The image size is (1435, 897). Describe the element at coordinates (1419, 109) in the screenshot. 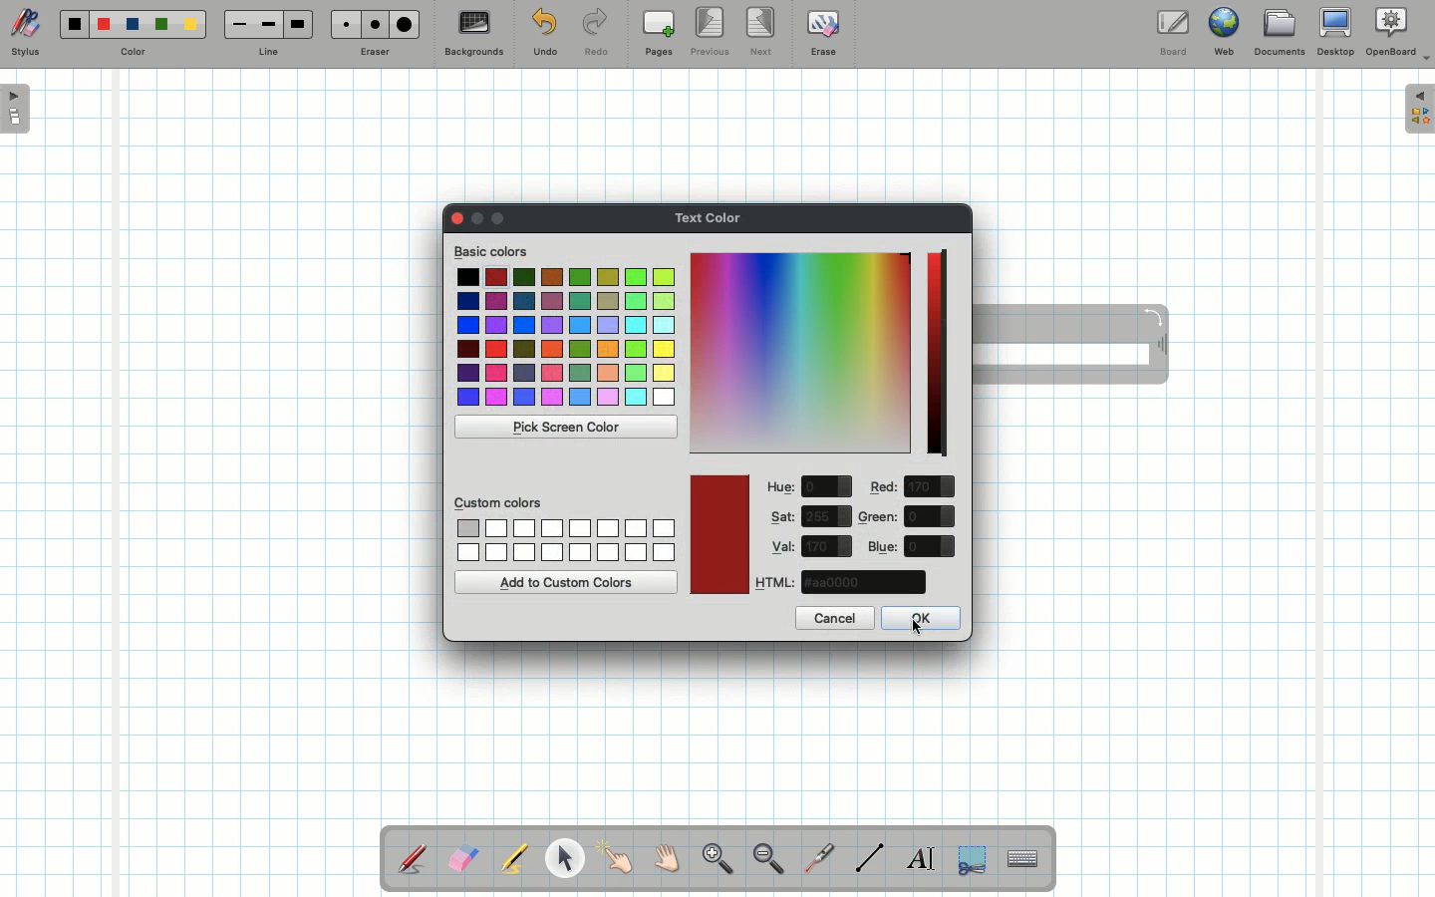

I see `Expand` at that location.